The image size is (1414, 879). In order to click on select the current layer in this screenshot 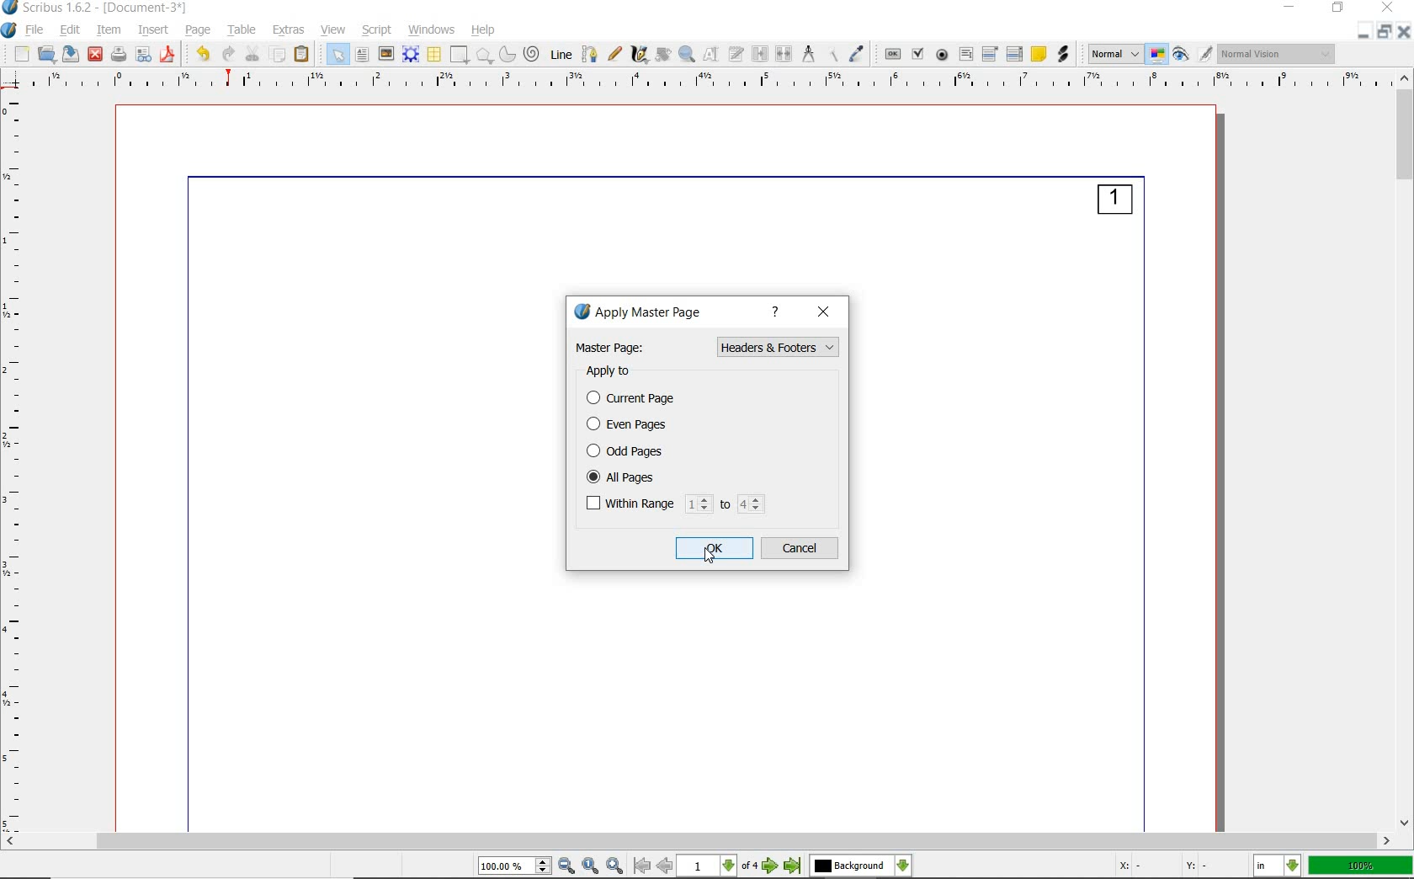, I will do `click(861, 867)`.